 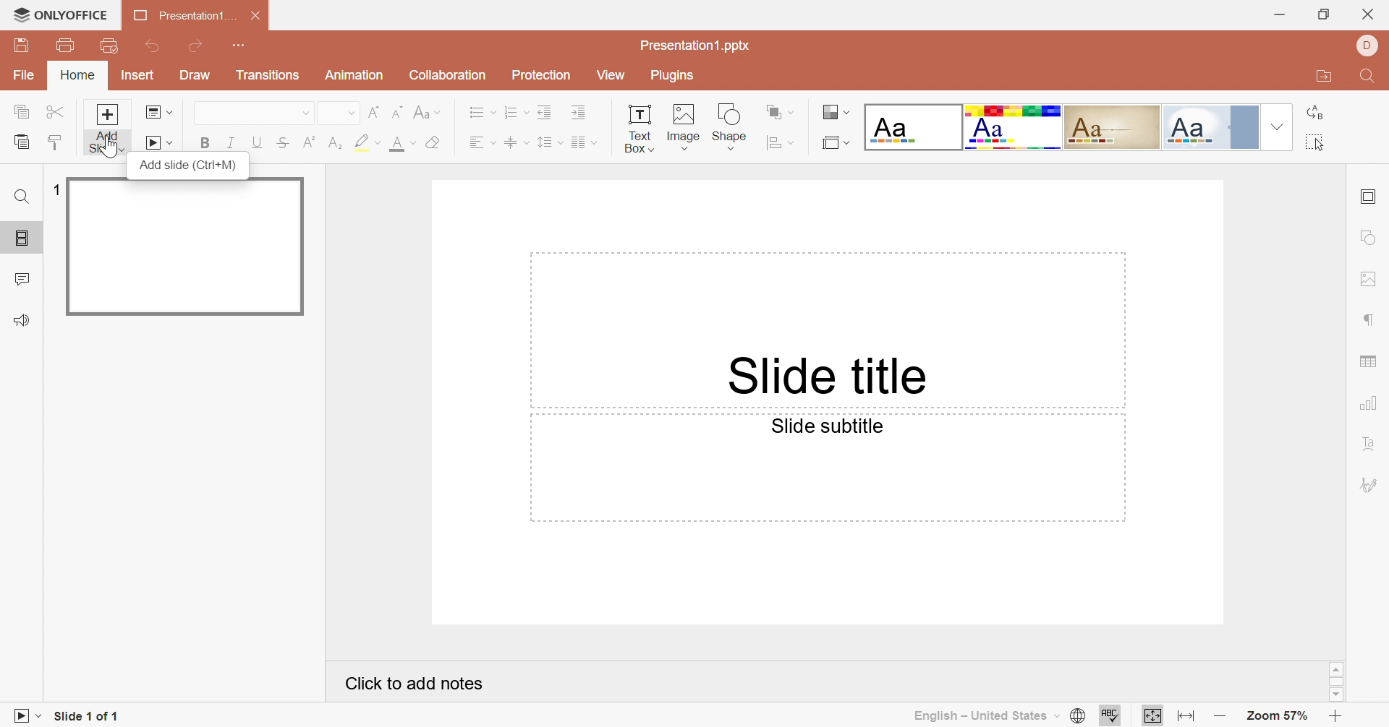 I want to click on Zoom in, so click(x=1331, y=717).